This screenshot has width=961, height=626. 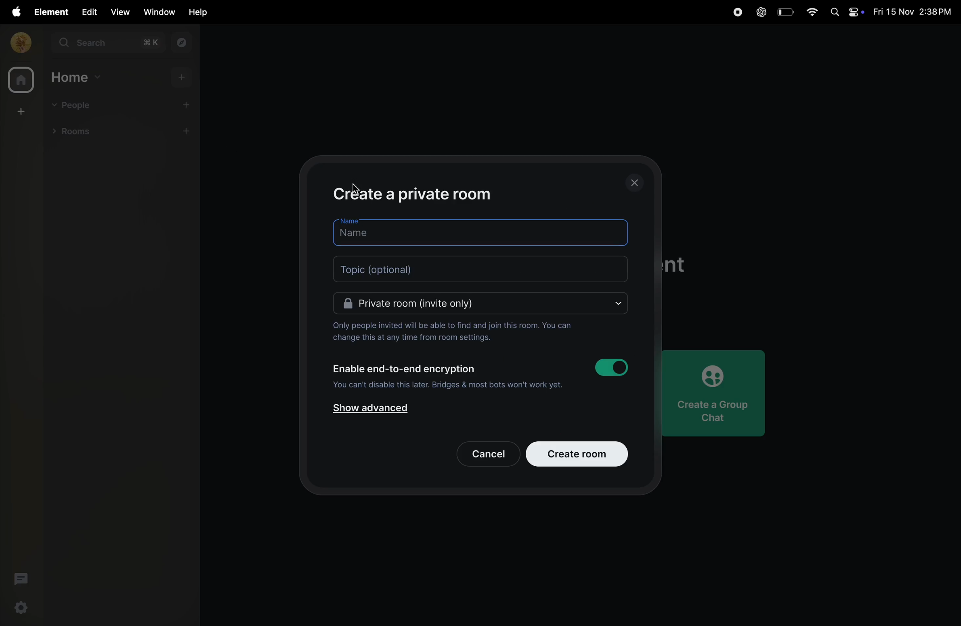 What do you see at coordinates (189, 131) in the screenshot?
I see `add room` at bounding box center [189, 131].